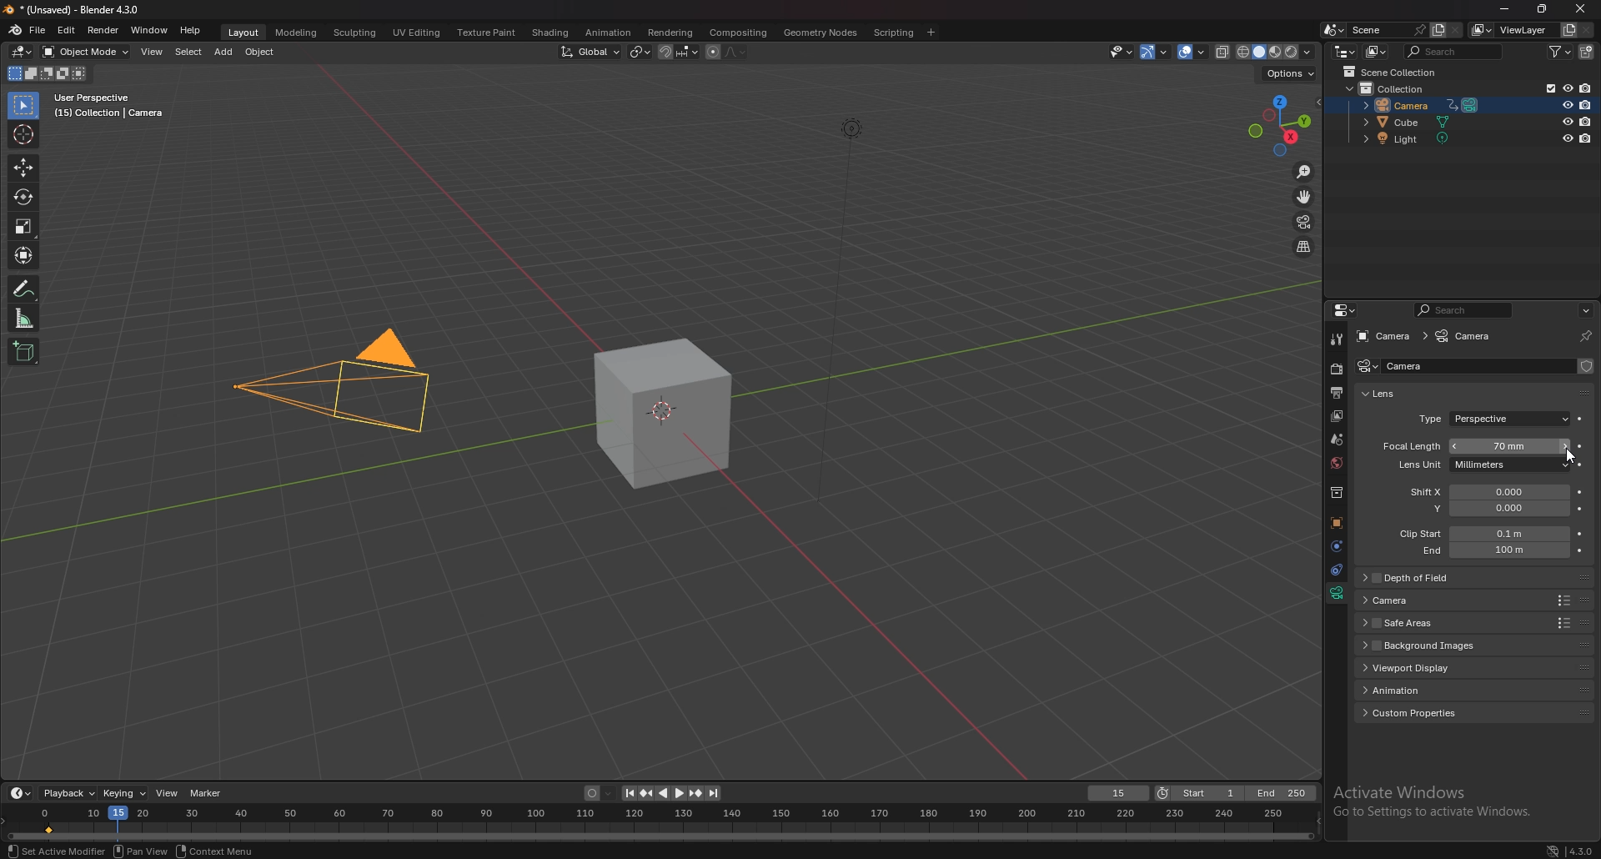 This screenshot has width=1601, height=859. What do you see at coordinates (17, 30) in the screenshot?
I see `blender` at bounding box center [17, 30].